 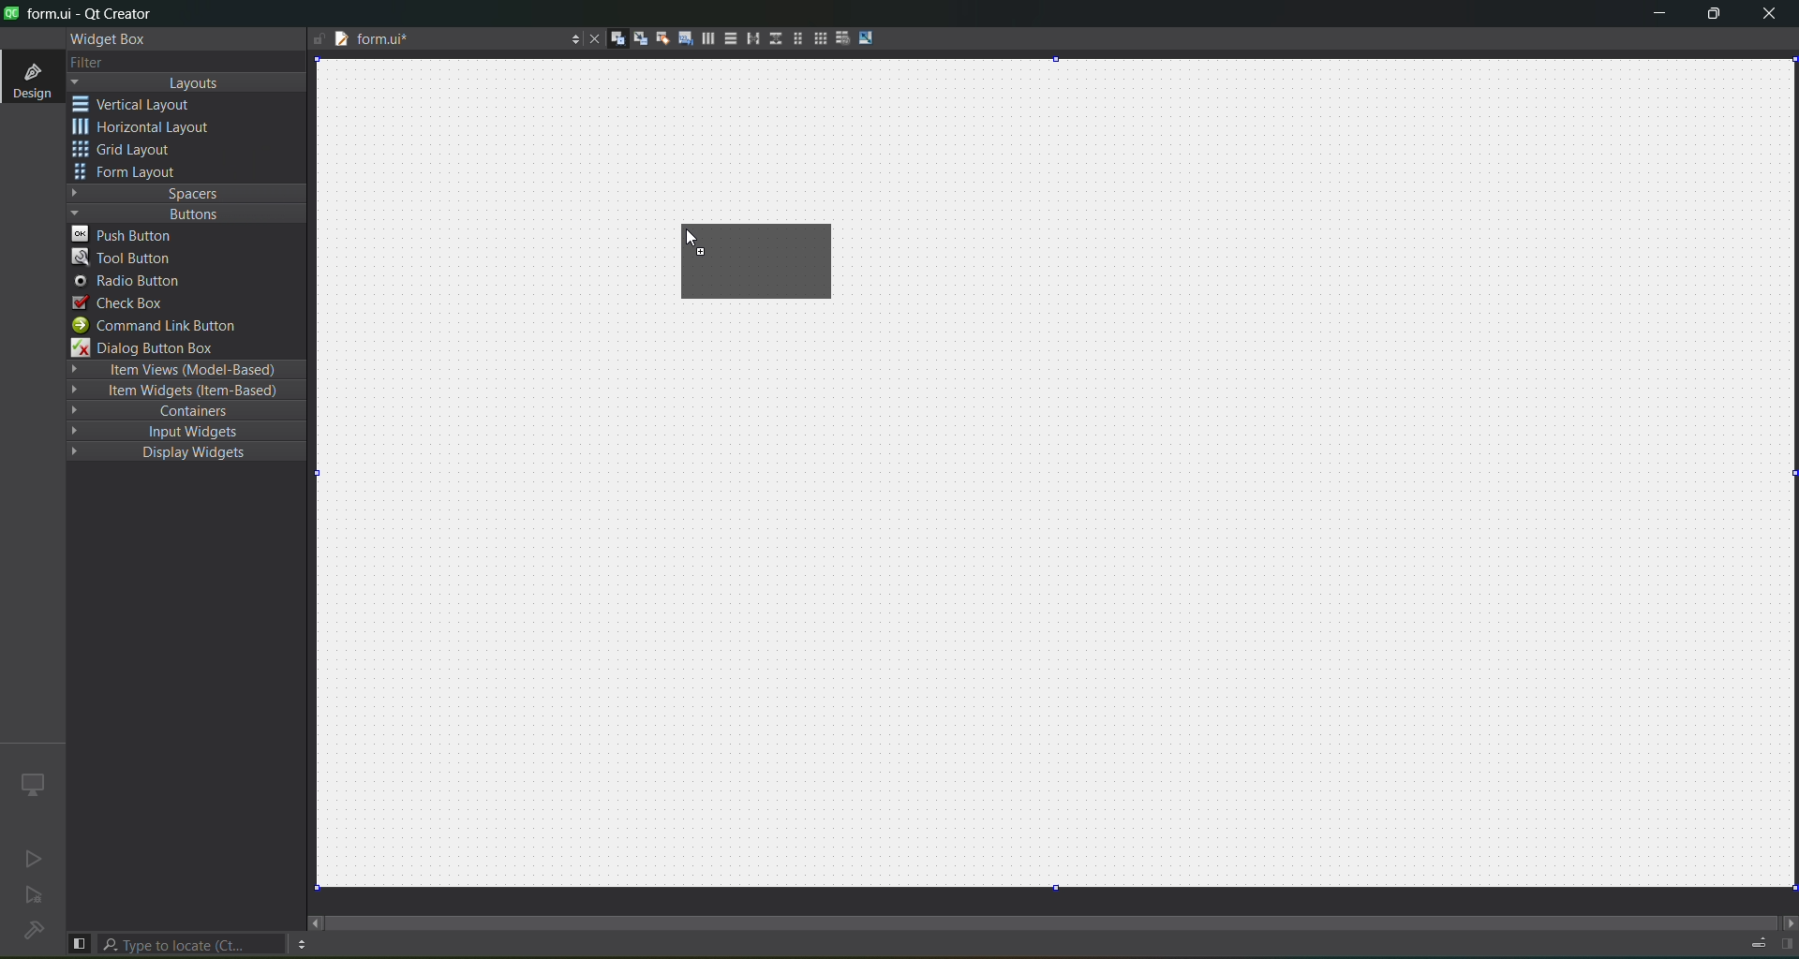 What do you see at coordinates (147, 129) in the screenshot?
I see `horizontal layout` at bounding box center [147, 129].